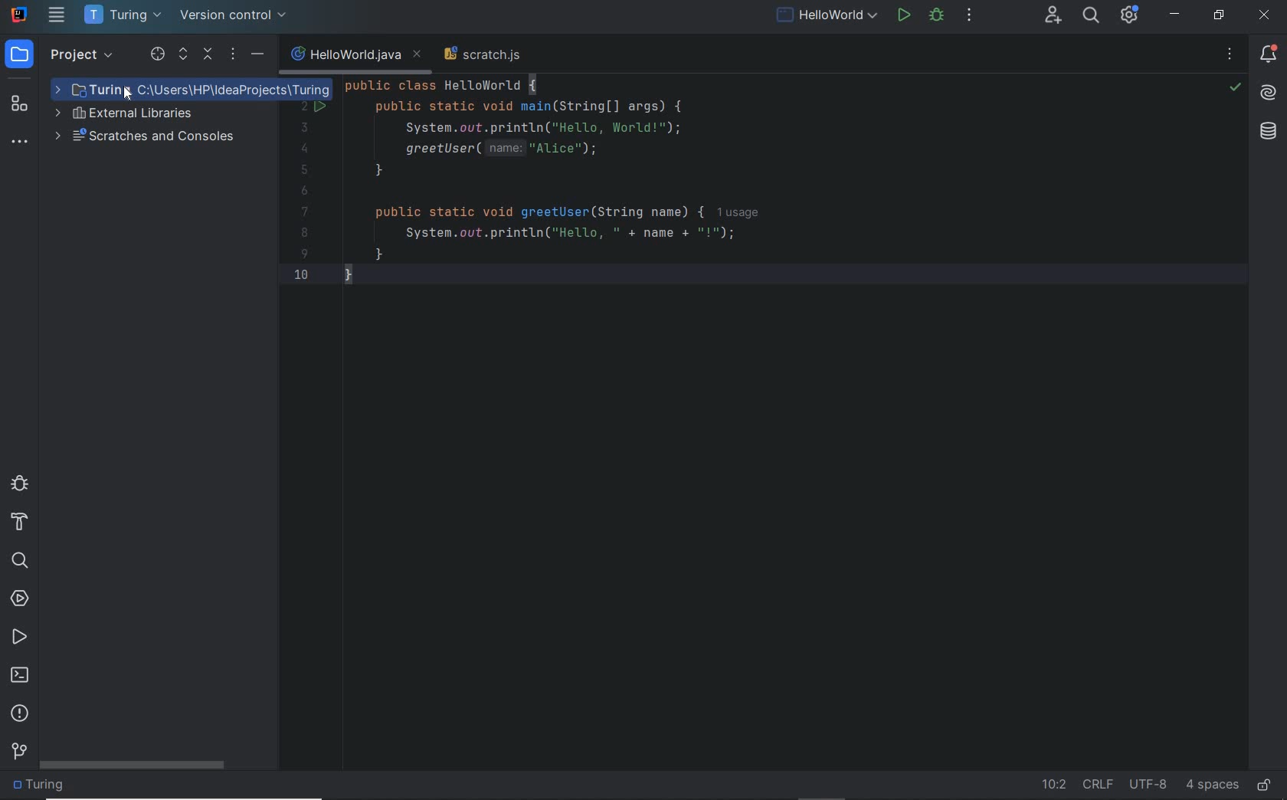 The image size is (1287, 800). I want to click on Sidebar panel control, so click(206, 55).